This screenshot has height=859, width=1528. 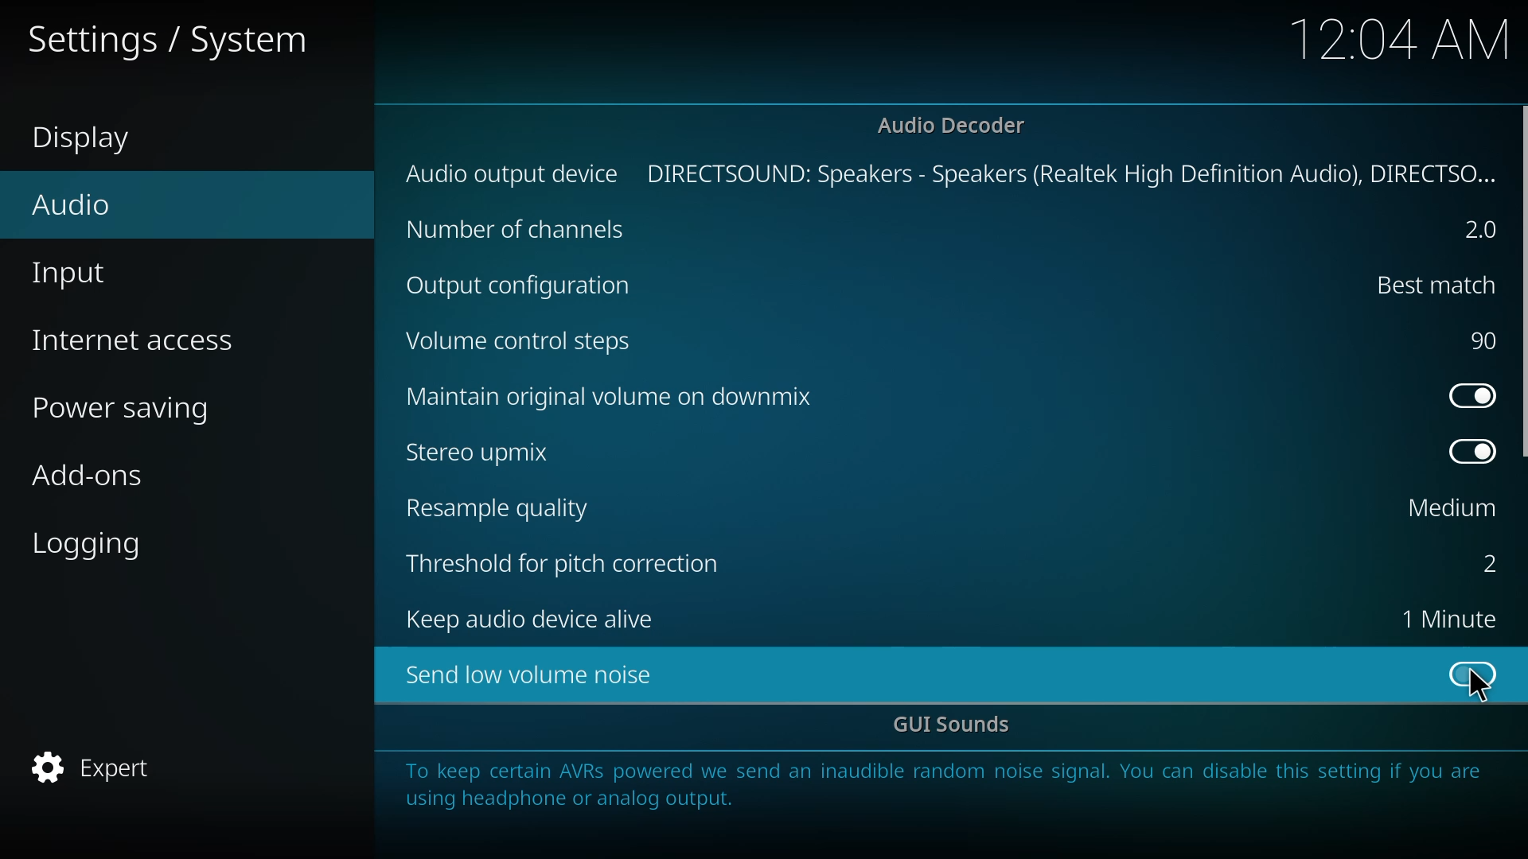 What do you see at coordinates (1483, 231) in the screenshot?
I see `2` at bounding box center [1483, 231].